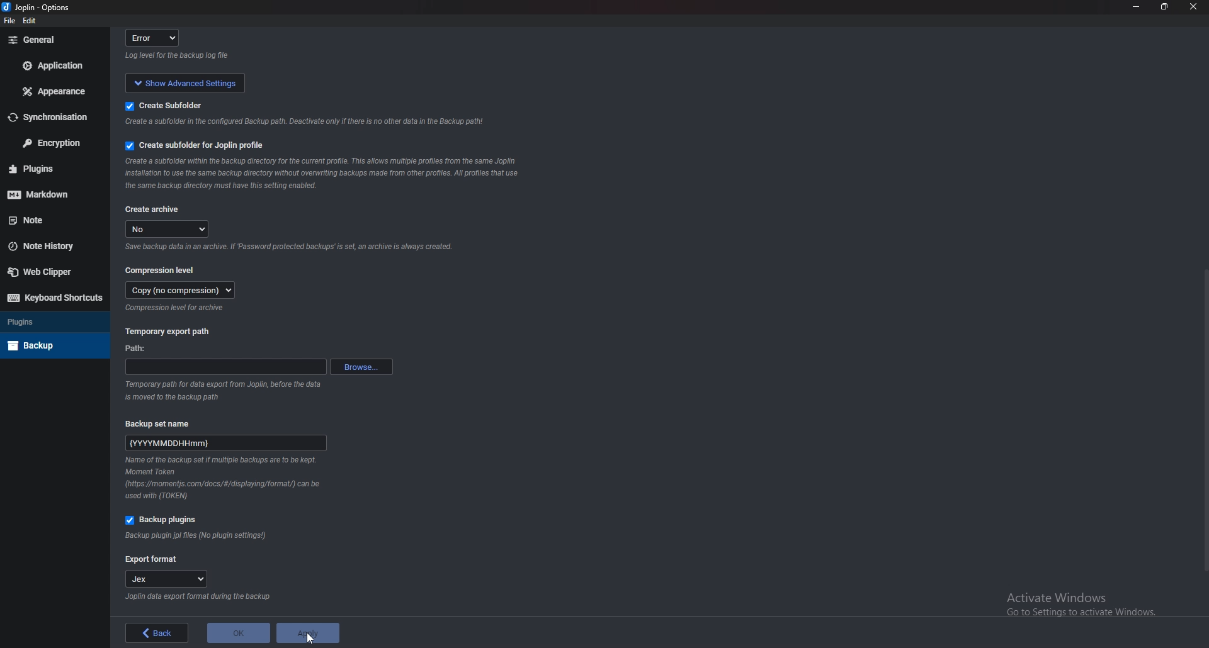  I want to click on General, so click(52, 40).